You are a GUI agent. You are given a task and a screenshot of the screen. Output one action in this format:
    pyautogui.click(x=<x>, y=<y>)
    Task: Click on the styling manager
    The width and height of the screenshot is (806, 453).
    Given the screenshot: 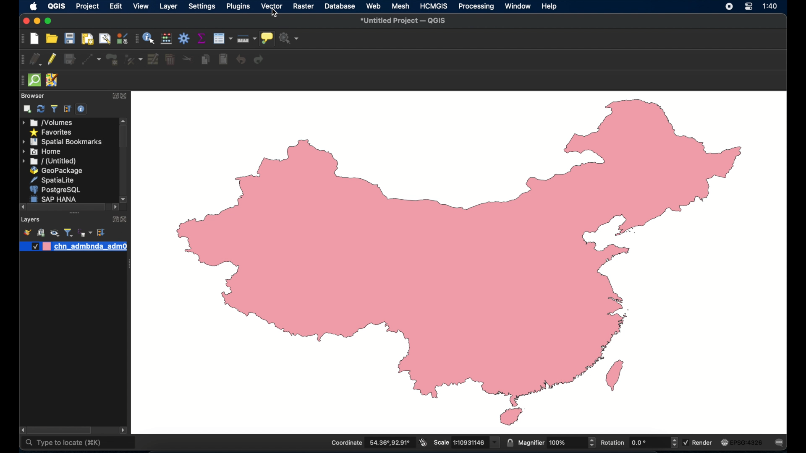 What is the action you would take?
    pyautogui.click(x=122, y=38)
    